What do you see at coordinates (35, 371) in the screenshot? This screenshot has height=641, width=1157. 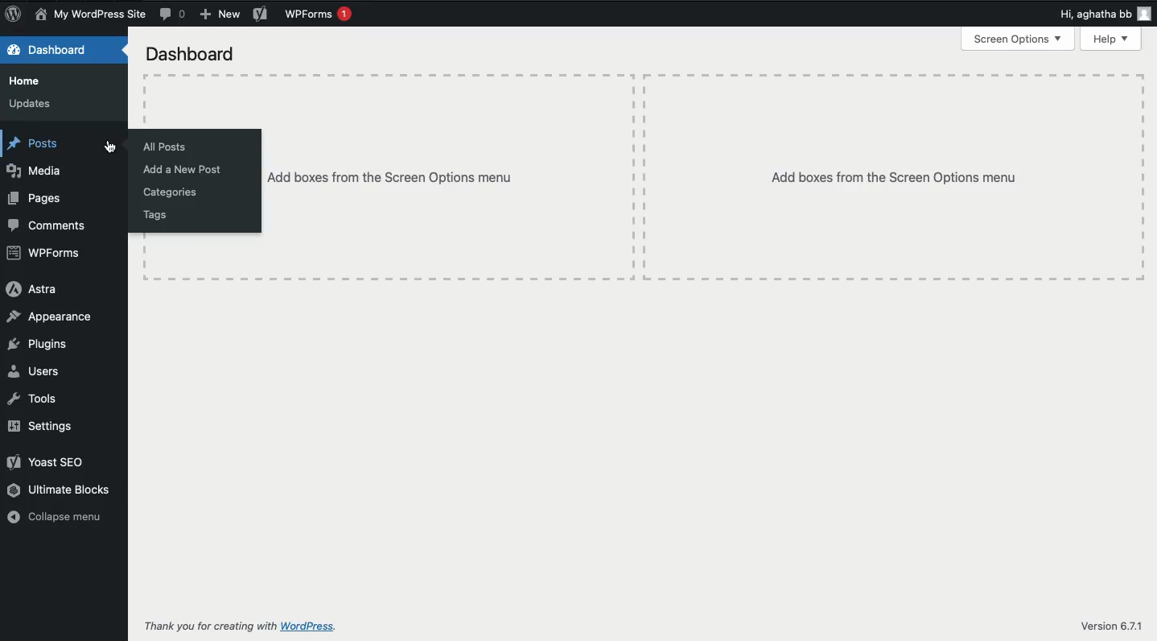 I see `Users` at bounding box center [35, 371].